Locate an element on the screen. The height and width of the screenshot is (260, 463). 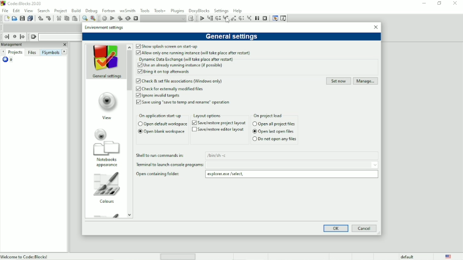
Next line is located at coordinates (218, 19).